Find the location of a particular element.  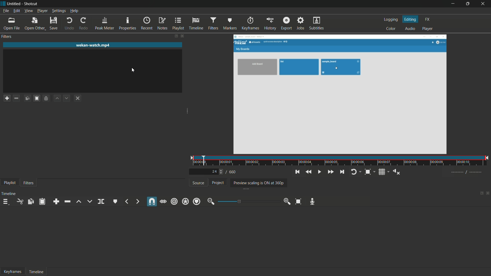

cut is located at coordinates (21, 201).